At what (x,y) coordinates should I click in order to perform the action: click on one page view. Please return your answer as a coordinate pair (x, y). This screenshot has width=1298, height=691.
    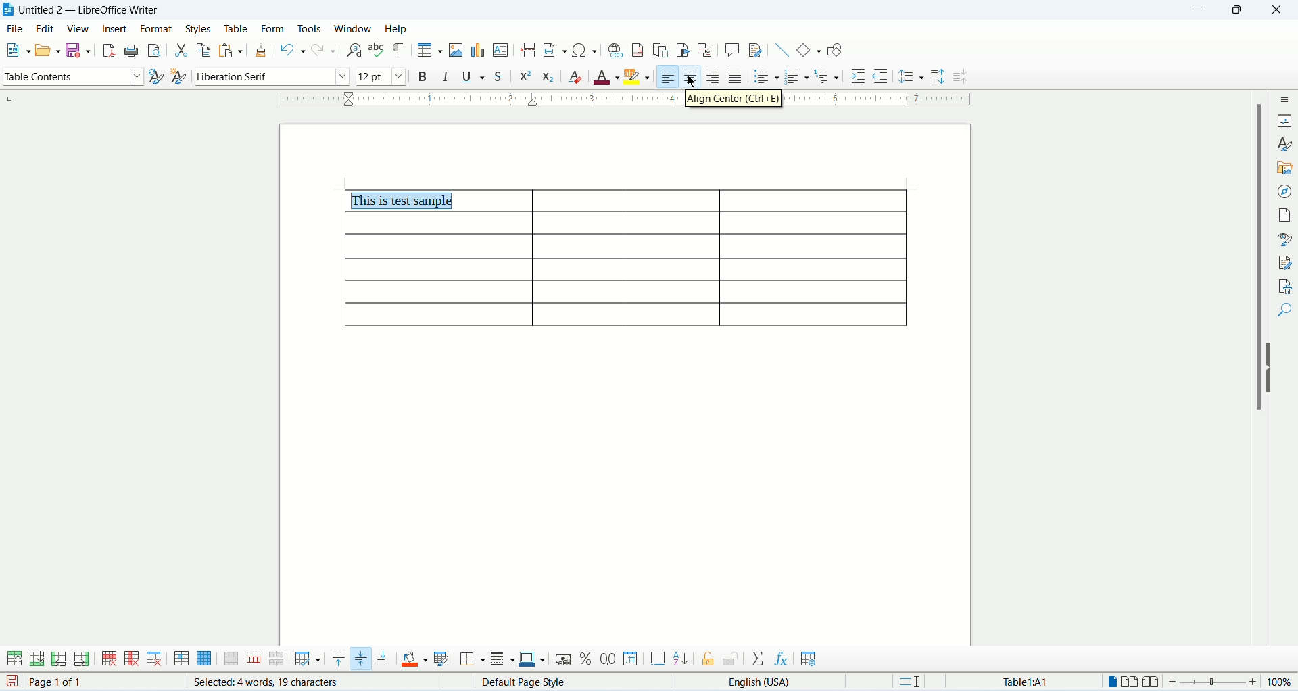
    Looking at the image, I should click on (1110, 682).